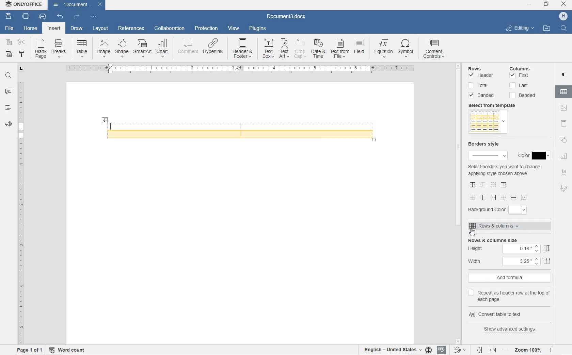 The height and width of the screenshot is (355, 572). What do you see at coordinates (565, 108) in the screenshot?
I see `IMAGE` at bounding box center [565, 108].